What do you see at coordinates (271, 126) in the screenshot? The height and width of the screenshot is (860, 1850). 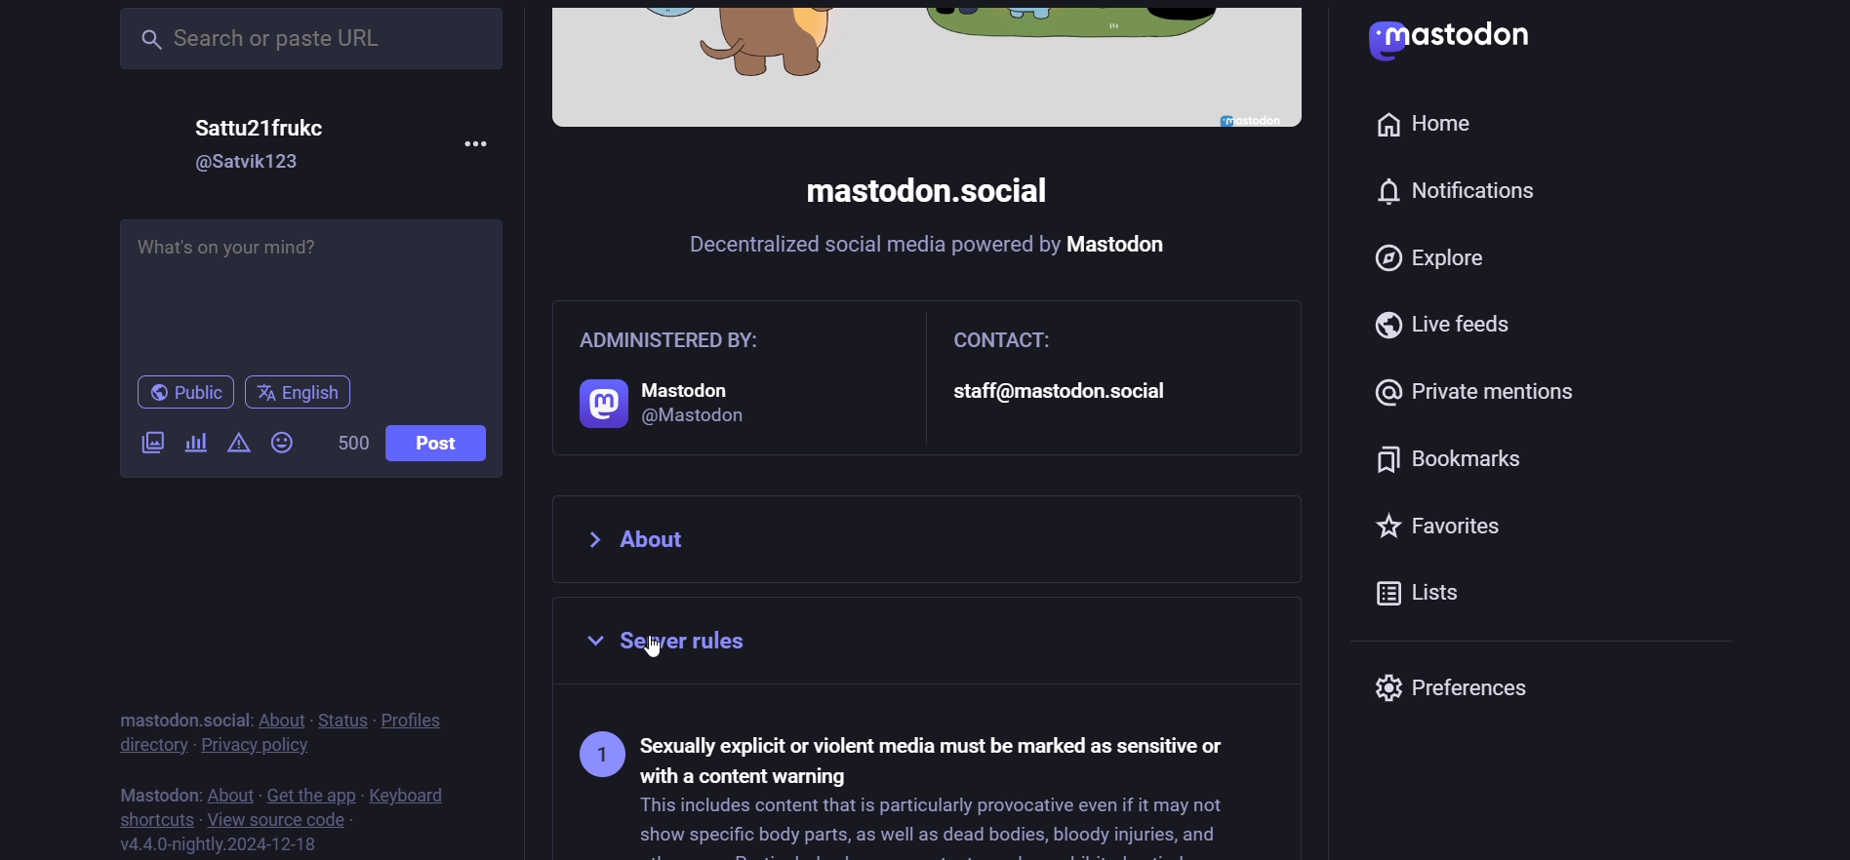 I see `name` at bounding box center [271, 126].